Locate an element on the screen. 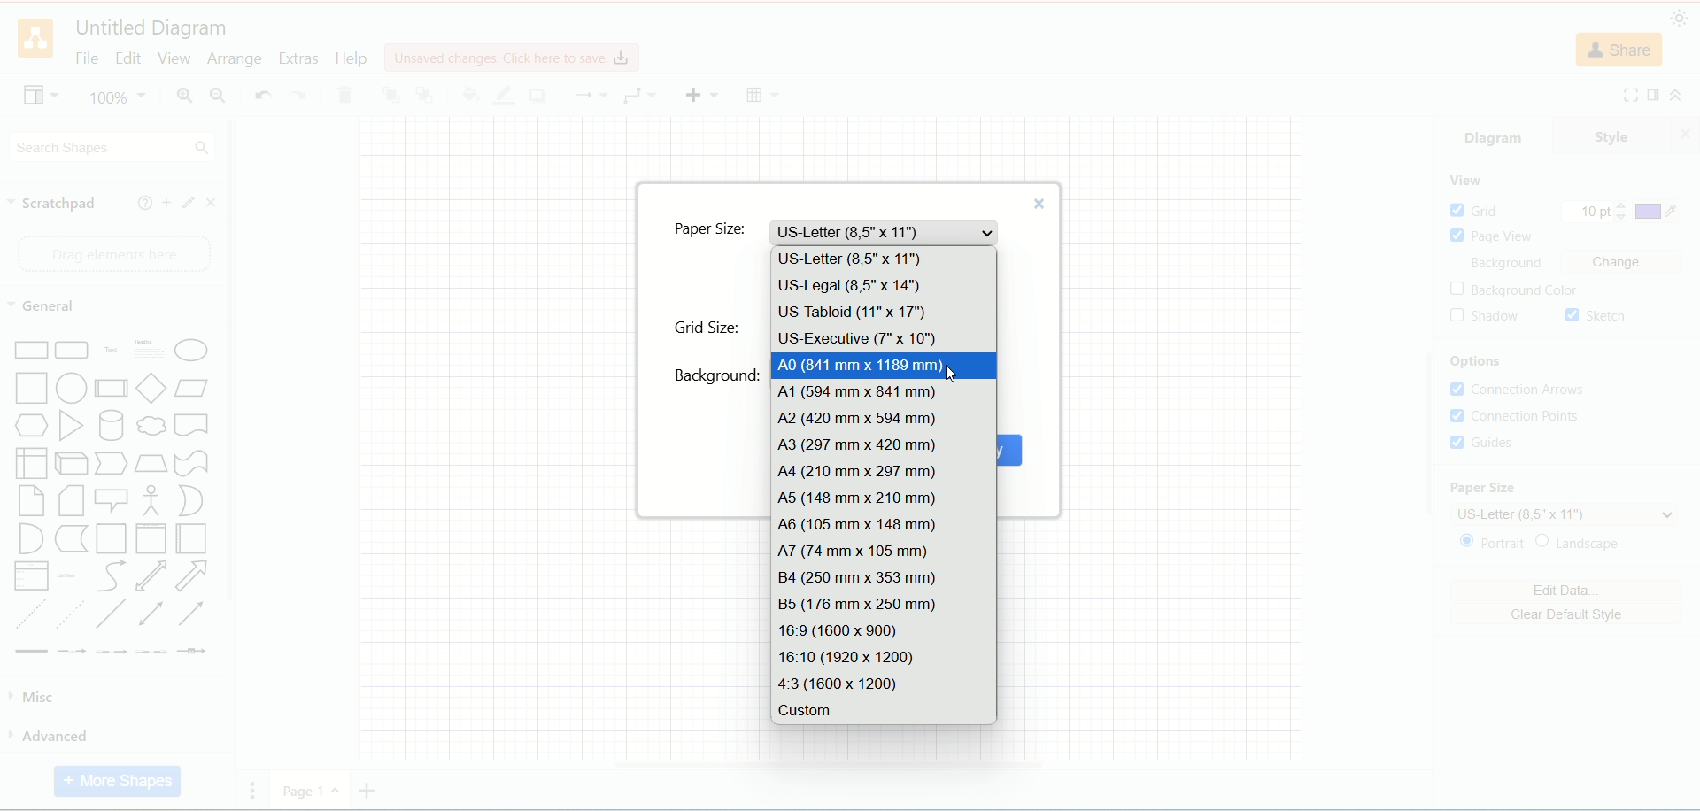 This screenshot has height=811, width=1700. extras is located at coordinates (299, 57).